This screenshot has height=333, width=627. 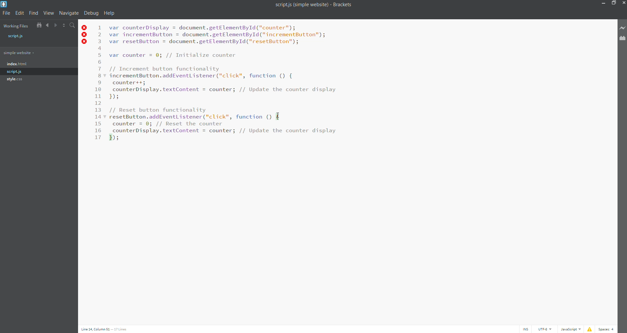 What do you see at coordinates (279, 116) in the screenshot?
I see `highlighted open brace ` at bounding box center [279, 116].